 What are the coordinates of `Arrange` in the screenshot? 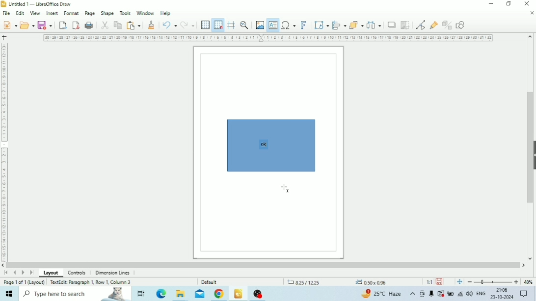 It's located at (356, 24).